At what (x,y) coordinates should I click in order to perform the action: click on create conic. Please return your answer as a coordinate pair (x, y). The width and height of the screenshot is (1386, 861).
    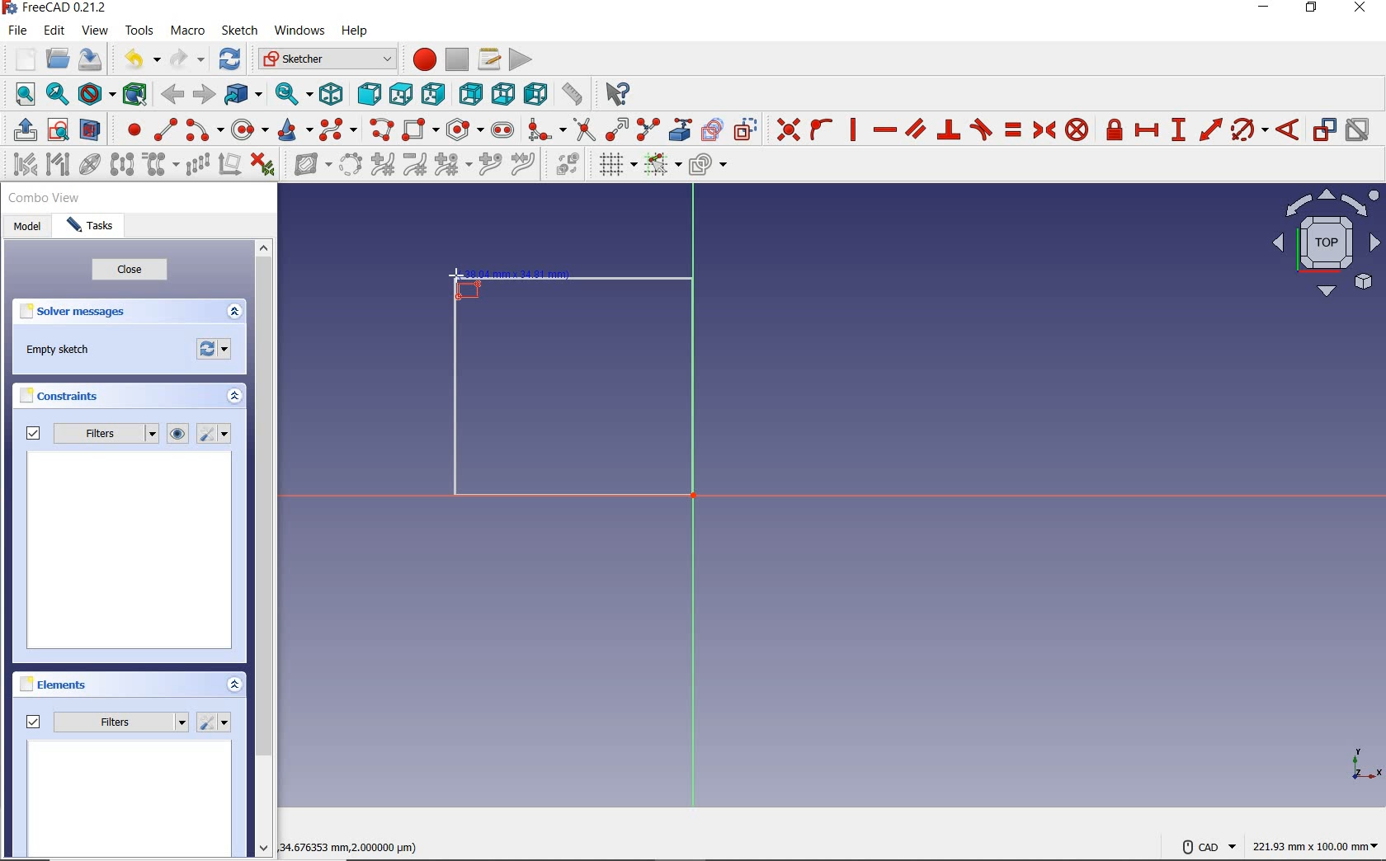
    Looking at the image, I should click on (296, 130).